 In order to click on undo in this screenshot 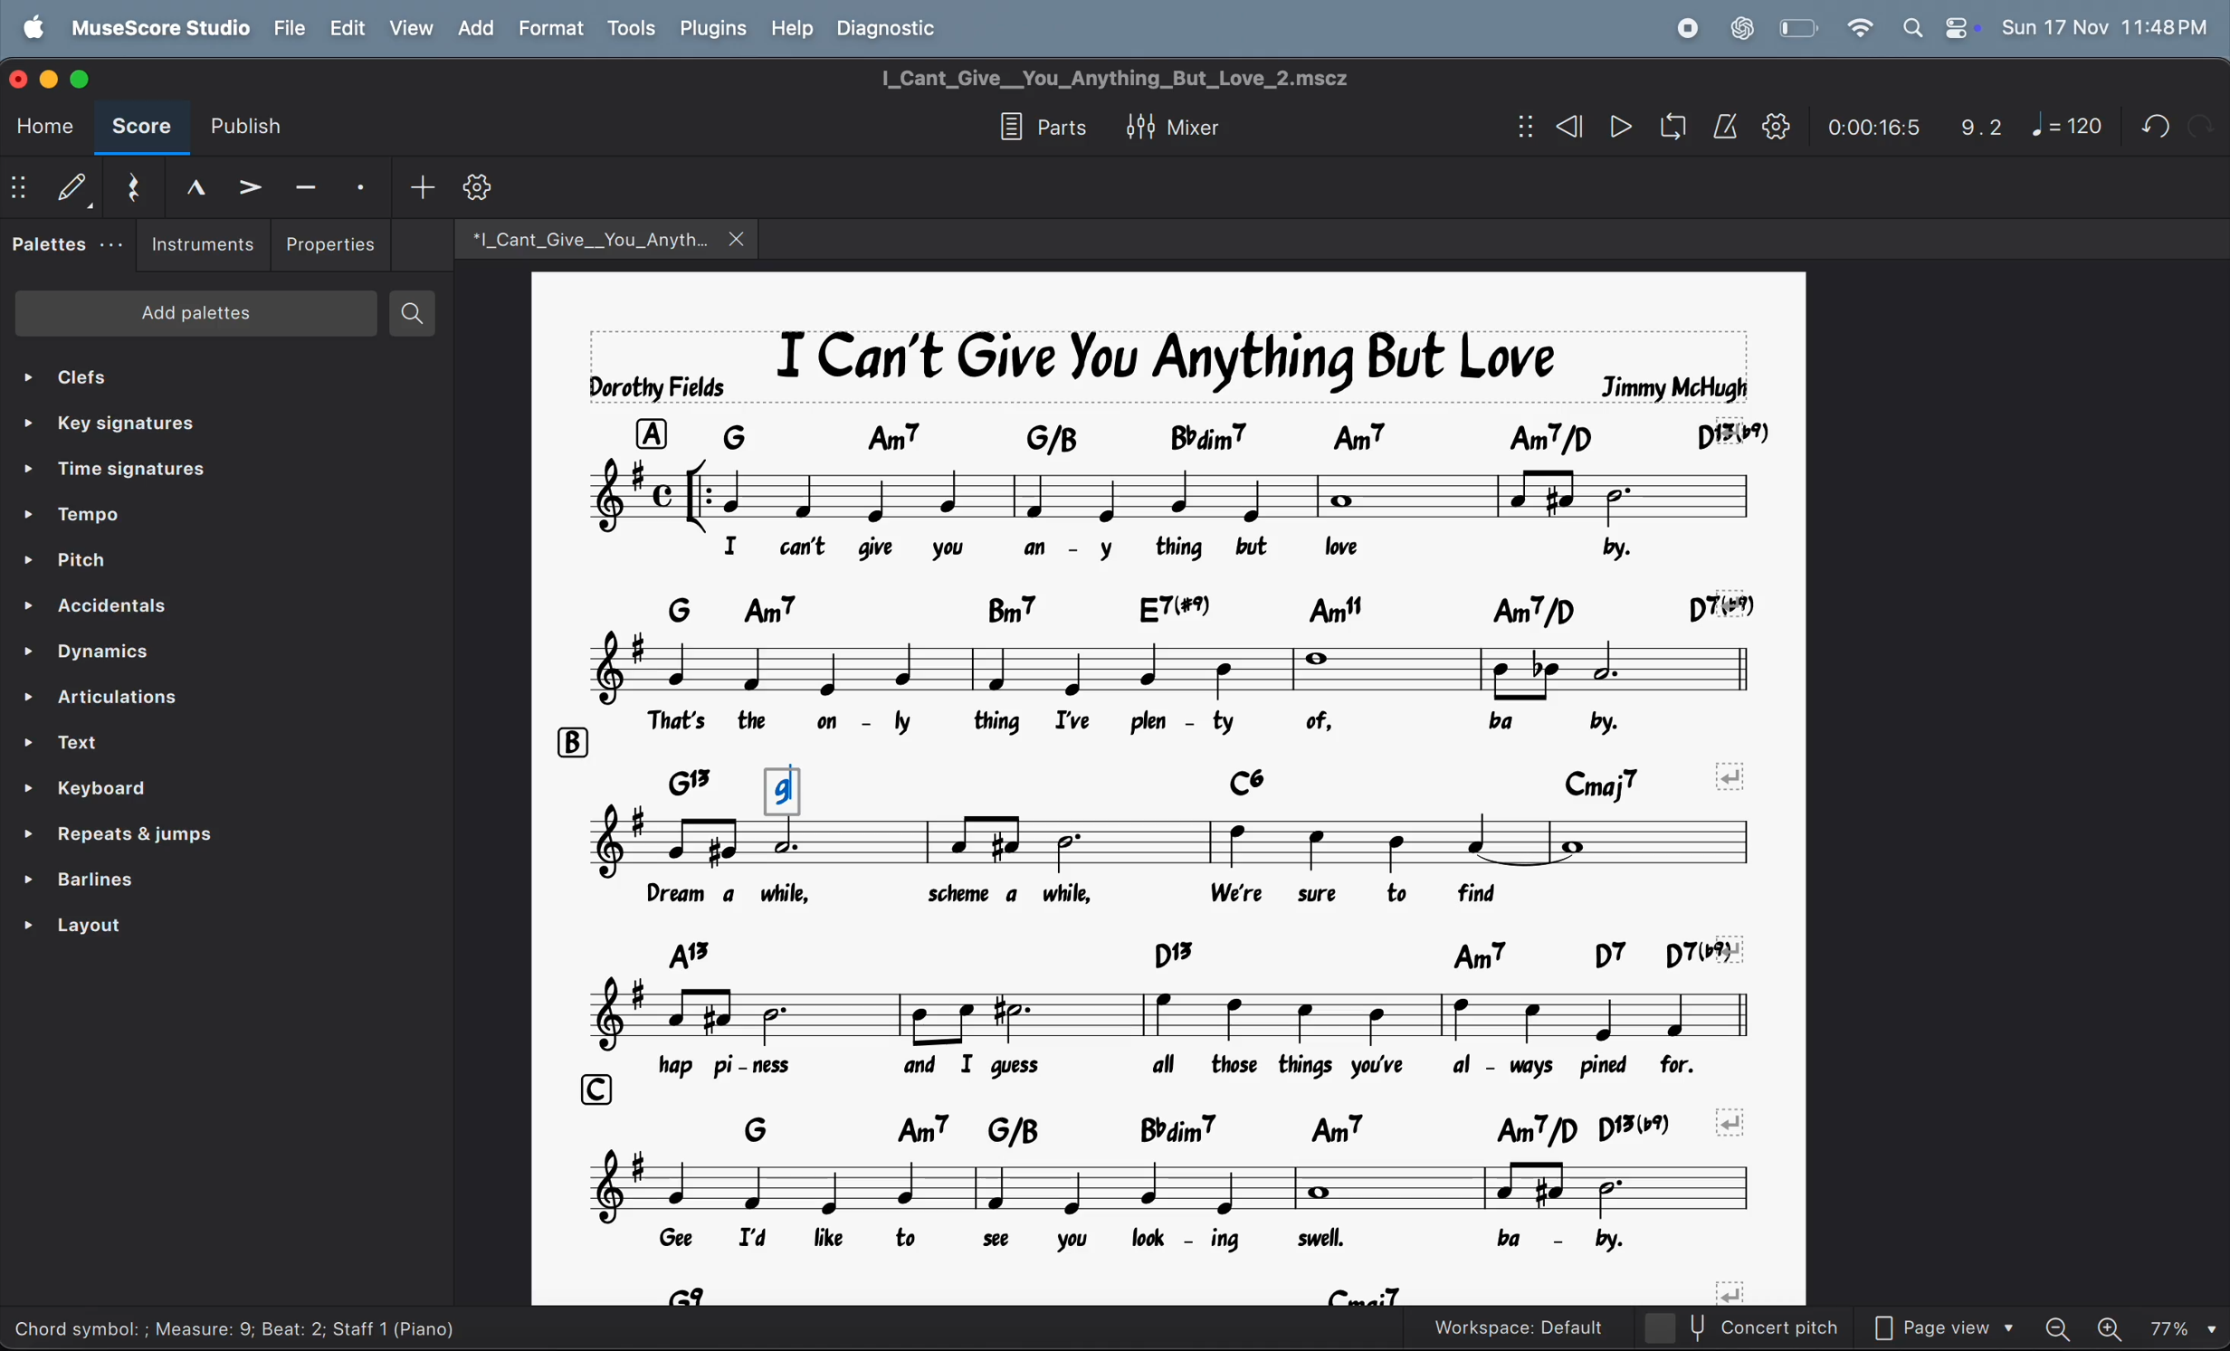, I will do `click(2149, 127)`.